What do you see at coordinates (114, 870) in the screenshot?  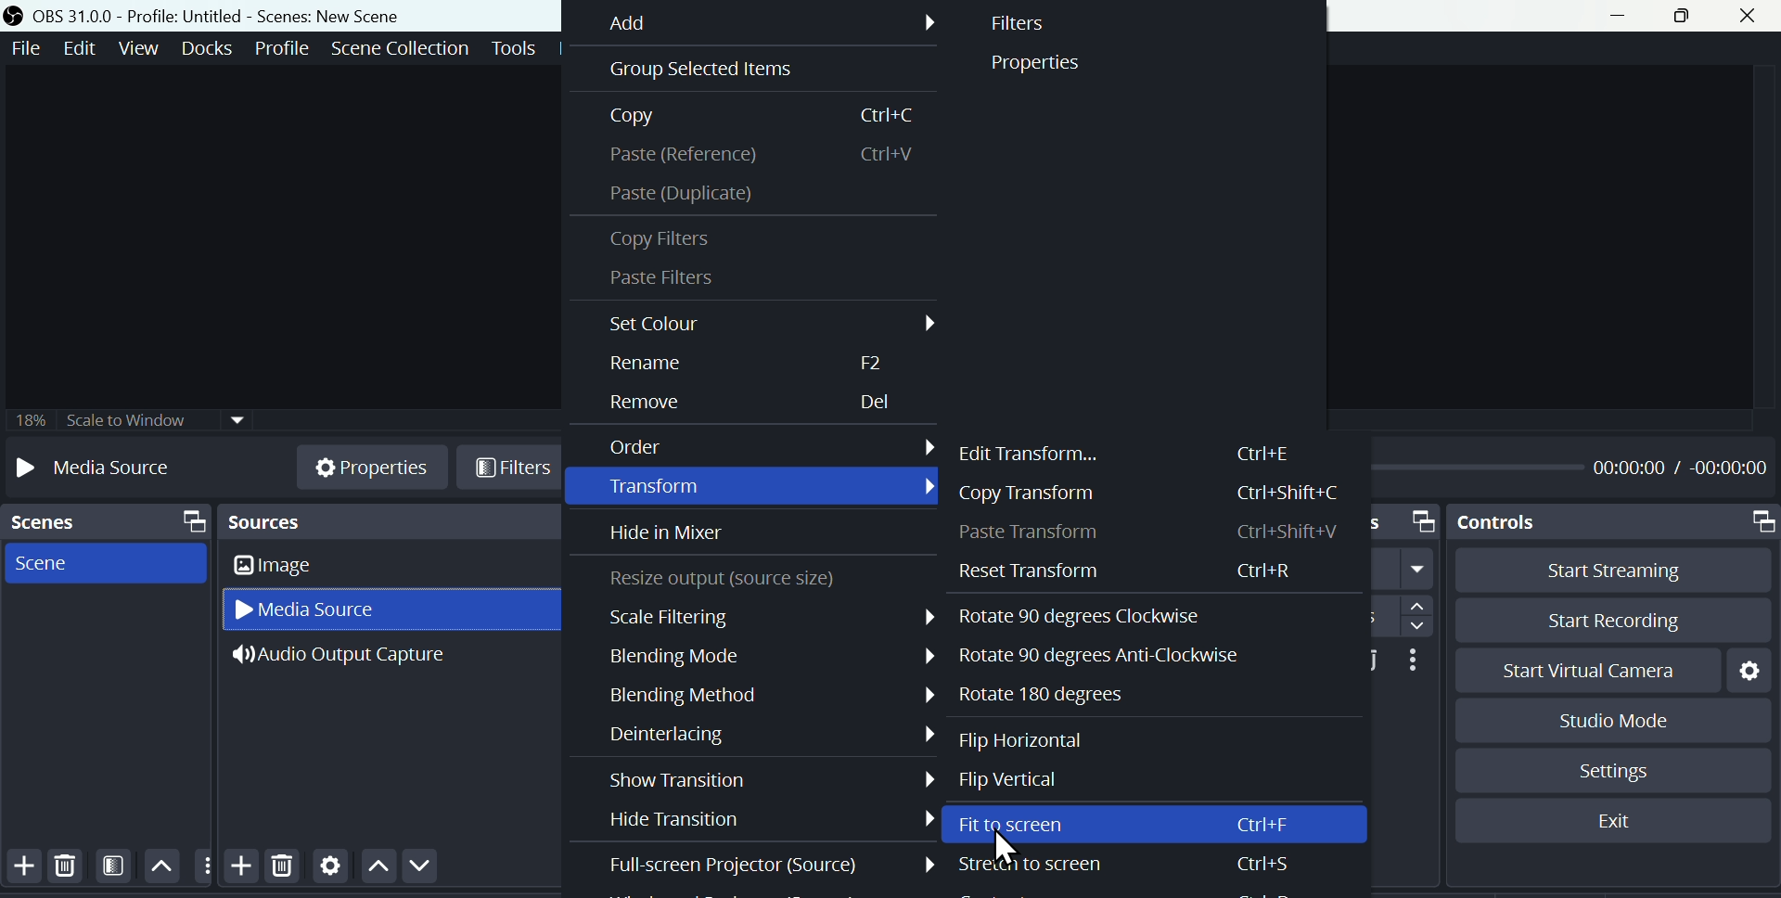 I see `Filtering` at bounding box center [114, 870].